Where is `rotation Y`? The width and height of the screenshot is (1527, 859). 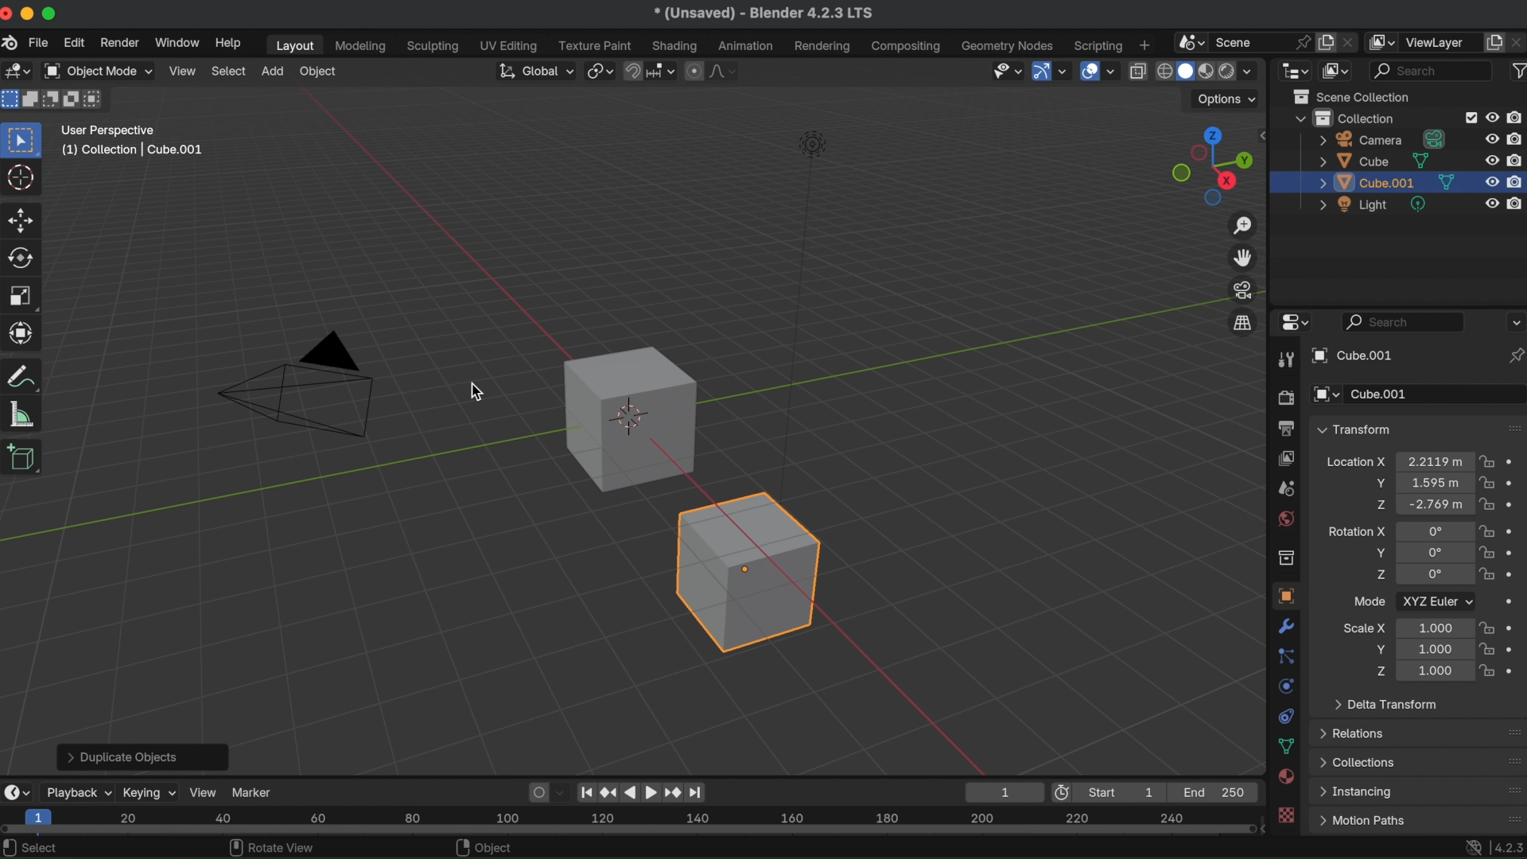
rotation Y is located at coordinates (1378, 553).